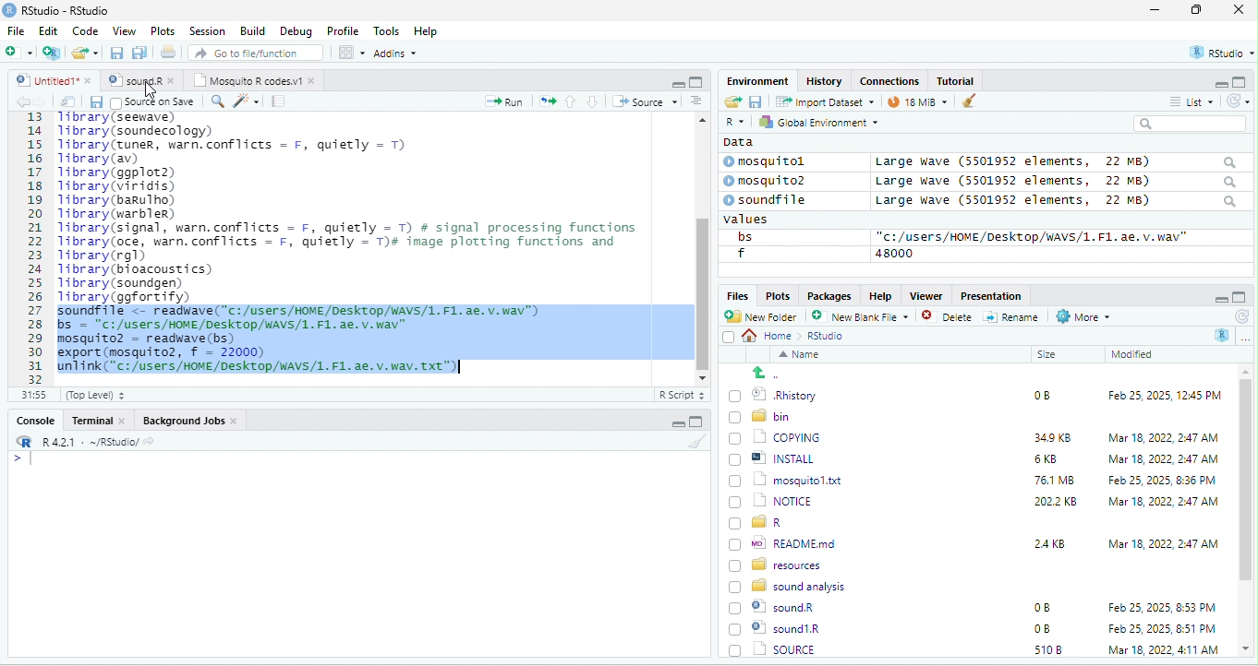 The height and width of the screenshot is (666, 1258). Describe the element at coordinates (895, 253) in the screenshot. I see `48000` at that location.